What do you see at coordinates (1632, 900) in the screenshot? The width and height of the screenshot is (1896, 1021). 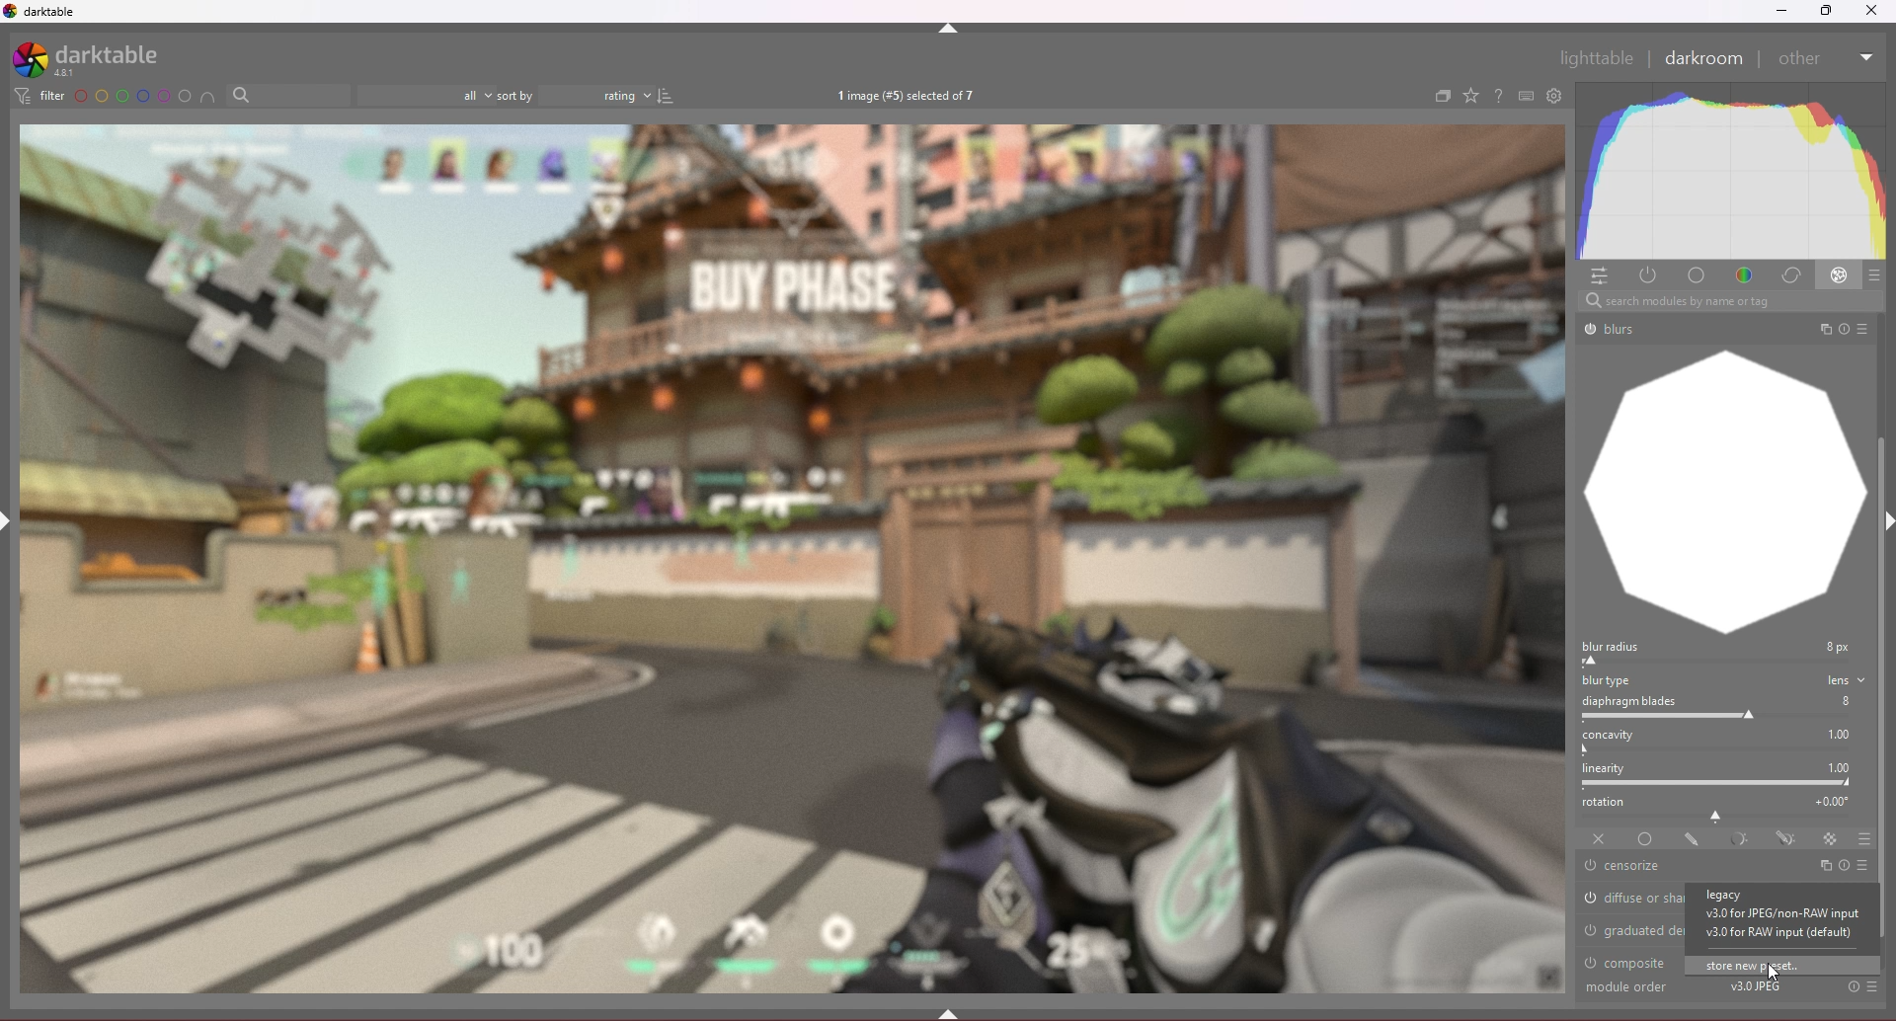 I see `diffuse or sharpen` at bounding box center [1632, 900].